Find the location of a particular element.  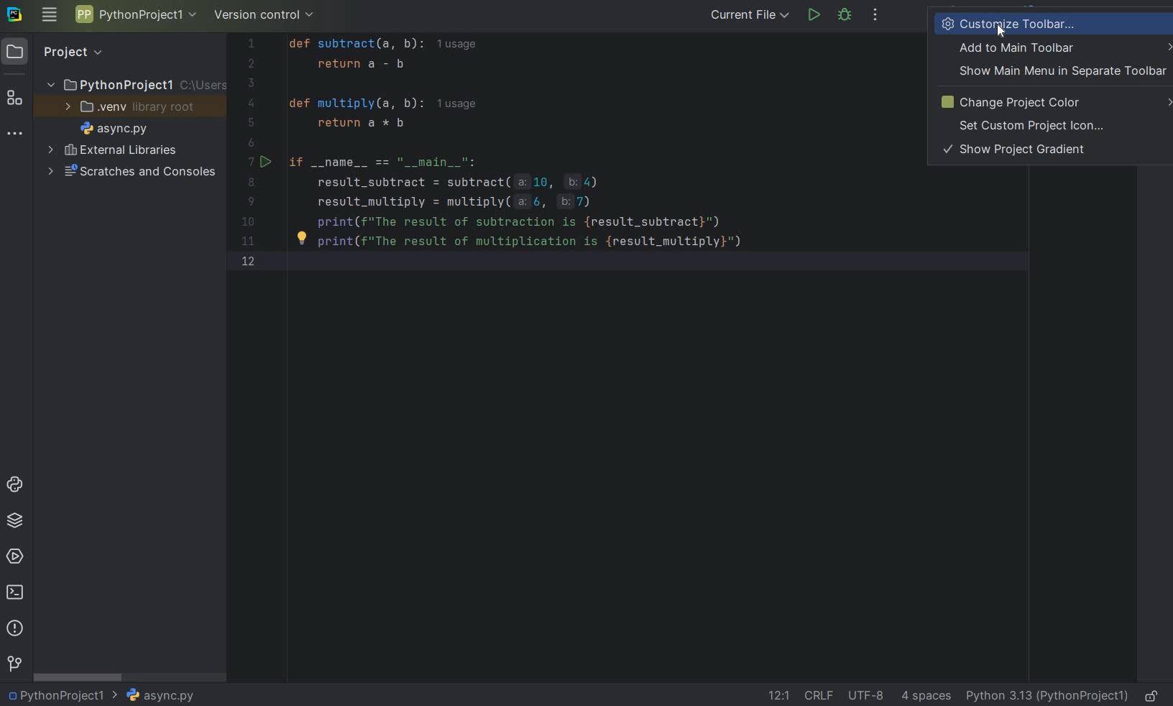

FILE NAME is located at coordinates (160, 696).